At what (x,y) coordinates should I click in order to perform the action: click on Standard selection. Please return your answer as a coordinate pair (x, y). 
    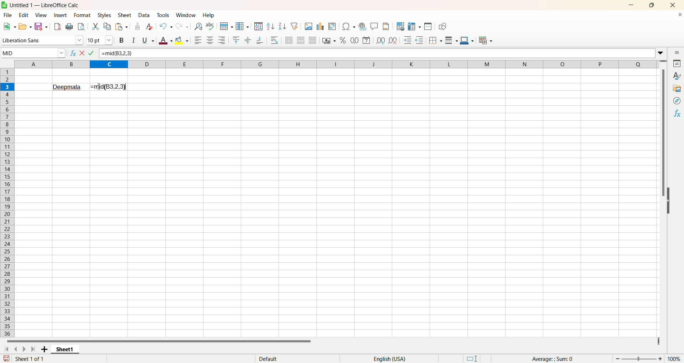
    Looking at the image, I should click on (472, 358).